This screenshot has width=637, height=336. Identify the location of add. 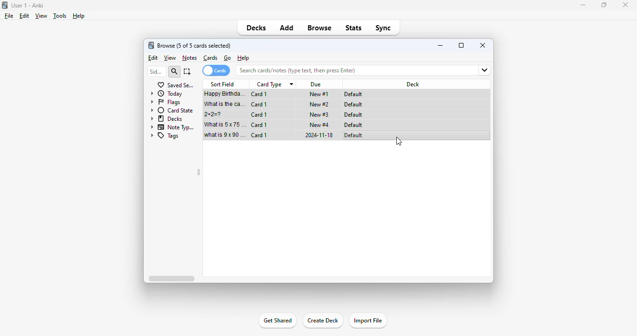
(287, 28).